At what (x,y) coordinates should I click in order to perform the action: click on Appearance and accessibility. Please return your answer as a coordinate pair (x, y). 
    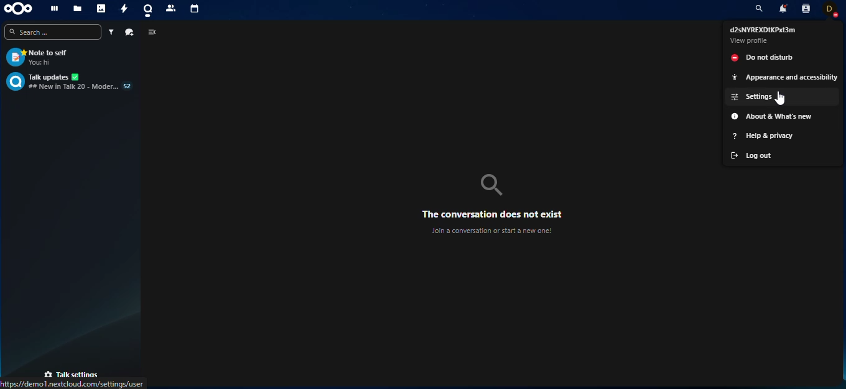
    Looking at the image, I should click on (783, 77).